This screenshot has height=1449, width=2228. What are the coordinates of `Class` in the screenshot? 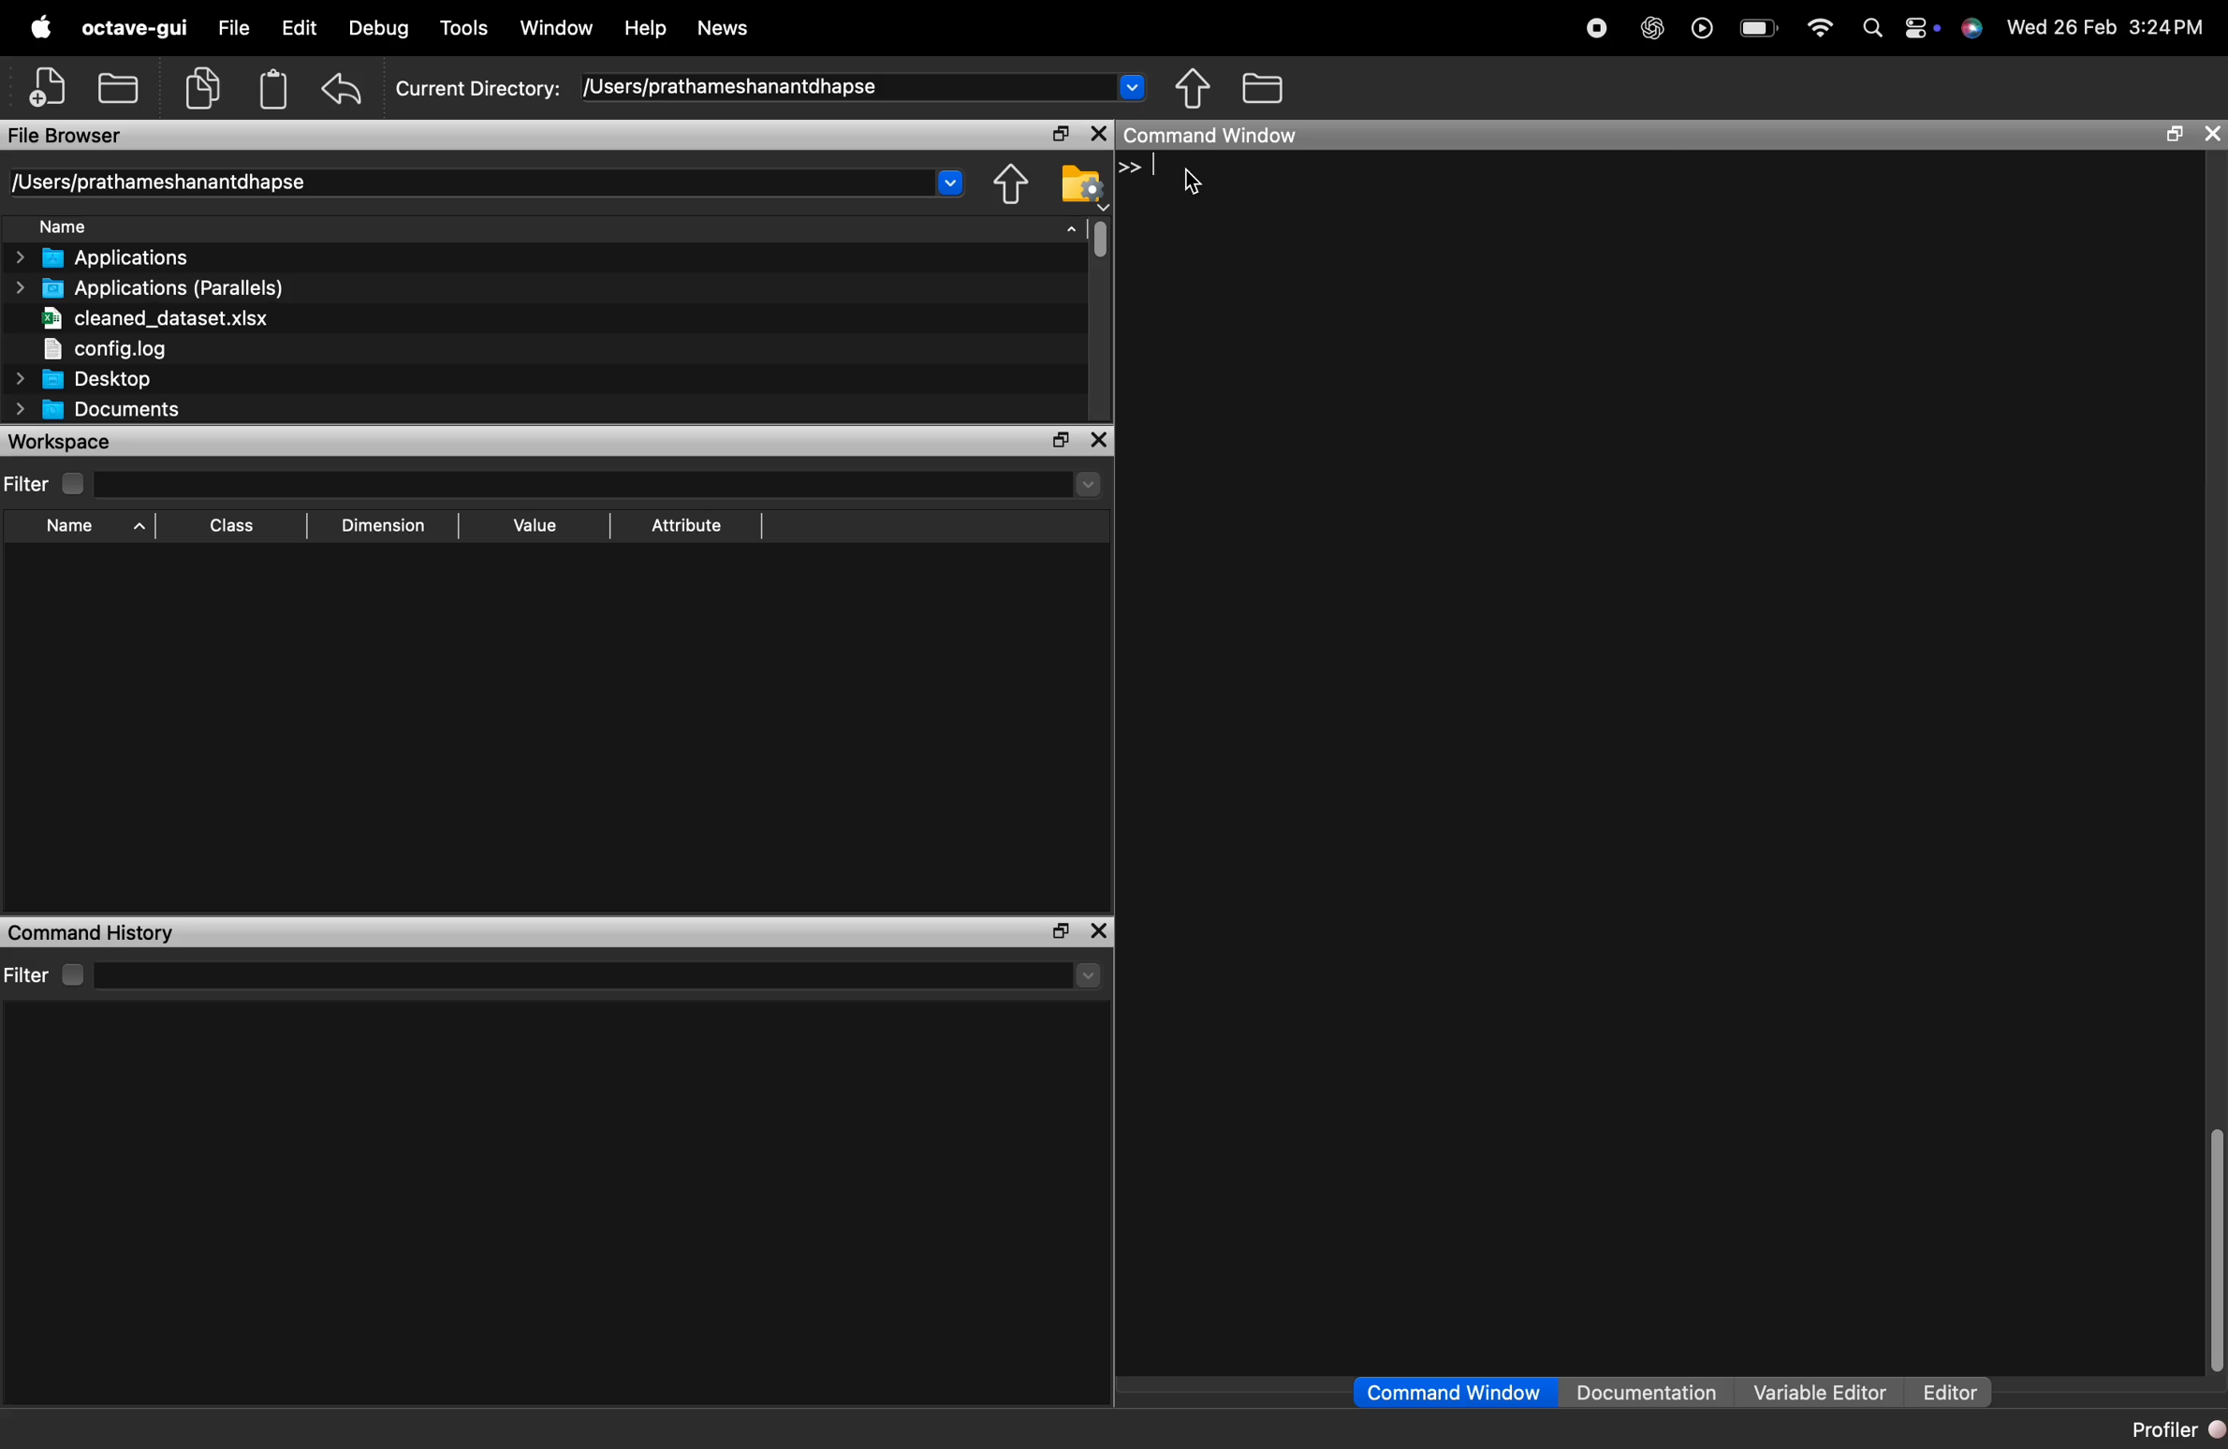 It's located at (227, 528).